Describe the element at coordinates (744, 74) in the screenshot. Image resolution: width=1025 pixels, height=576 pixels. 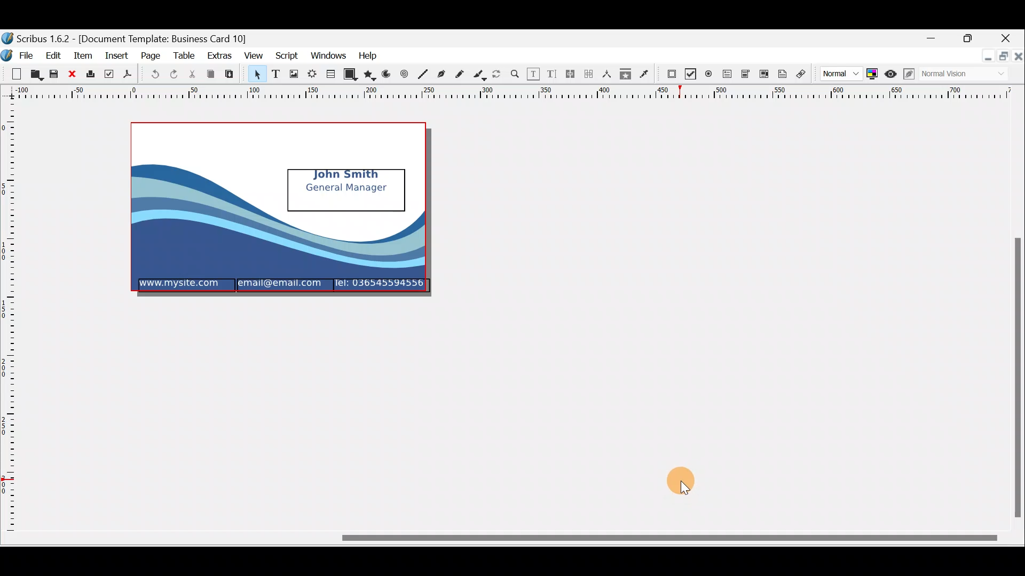
I see `PDF combo box` at that location.